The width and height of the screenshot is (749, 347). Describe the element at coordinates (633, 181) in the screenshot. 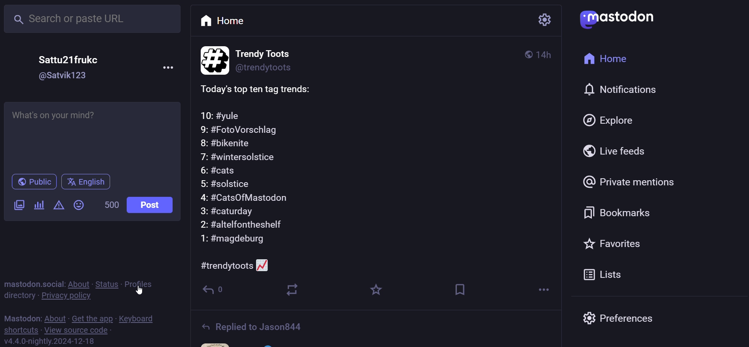

I see `private mention` at that location.